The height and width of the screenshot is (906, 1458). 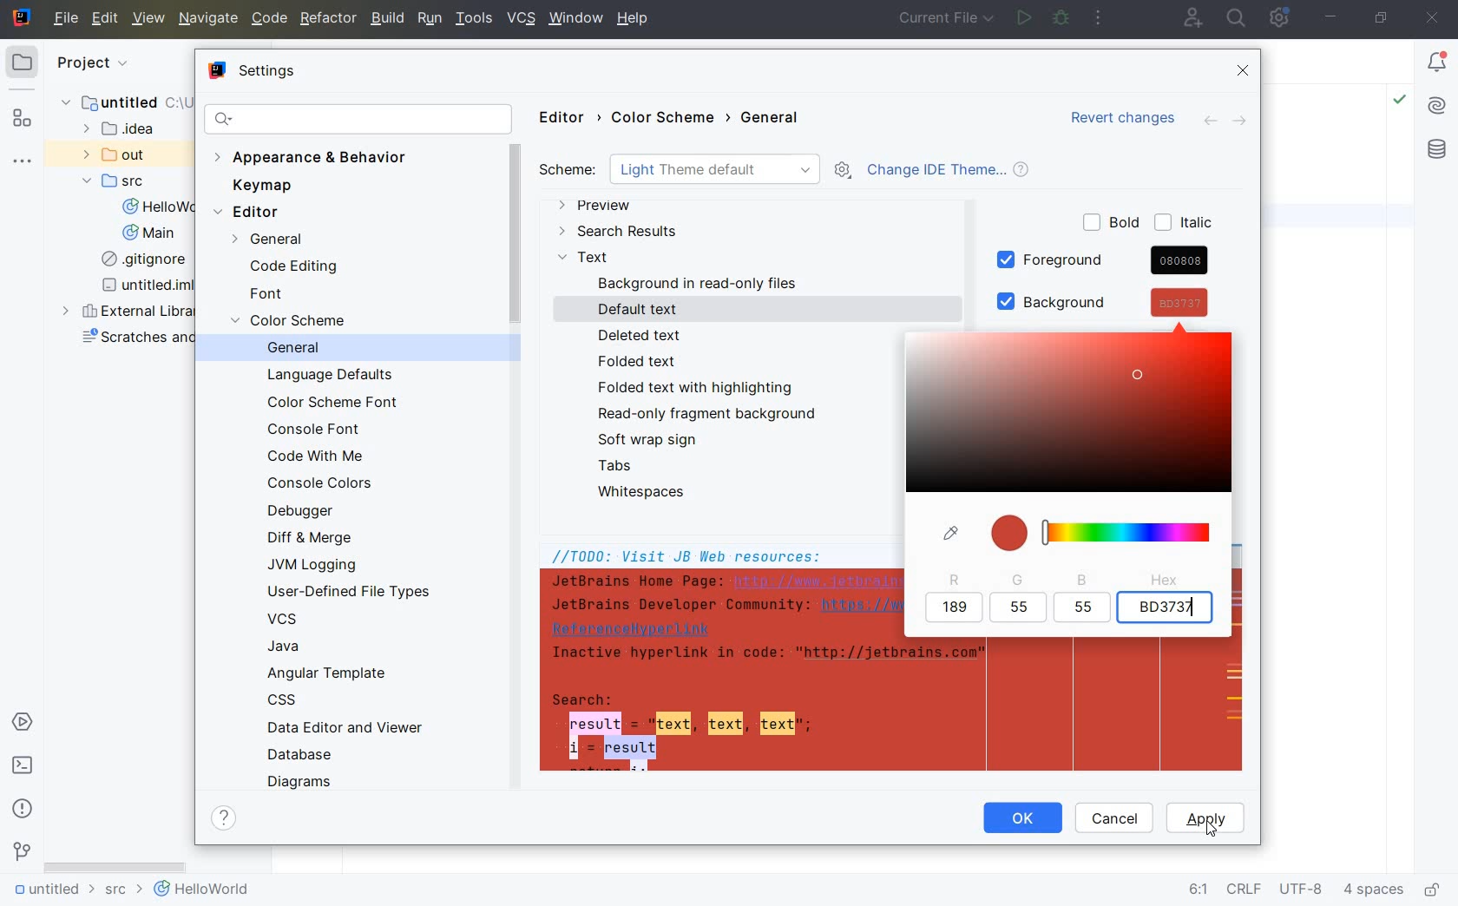 What do you see at coordinates (149, 19) in the screenshot?
I see `VIEW` at bounding box center [149, 19].